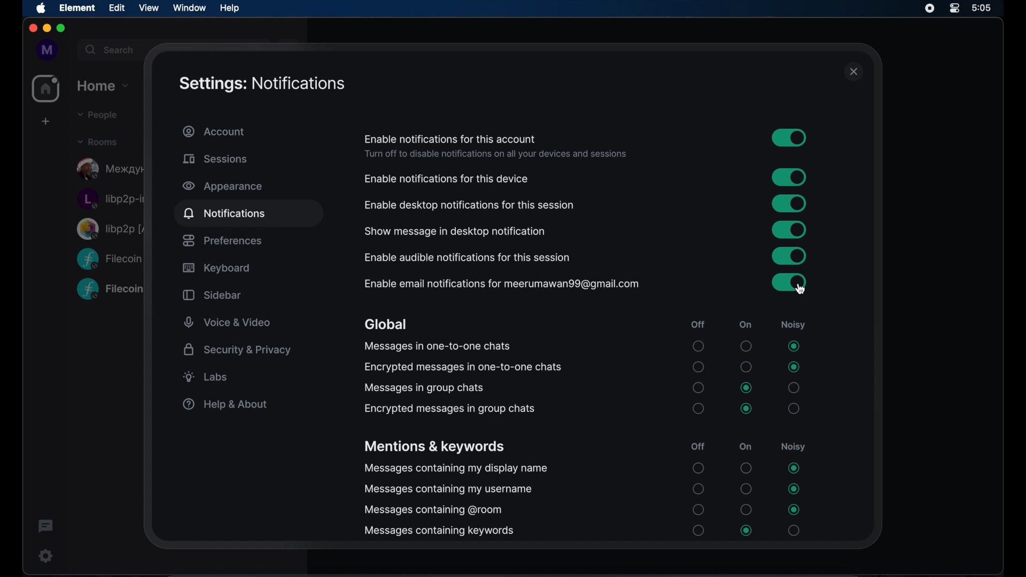  Describe the element at coordinates (77, 7) in the screenshot. I see `element` at that location.